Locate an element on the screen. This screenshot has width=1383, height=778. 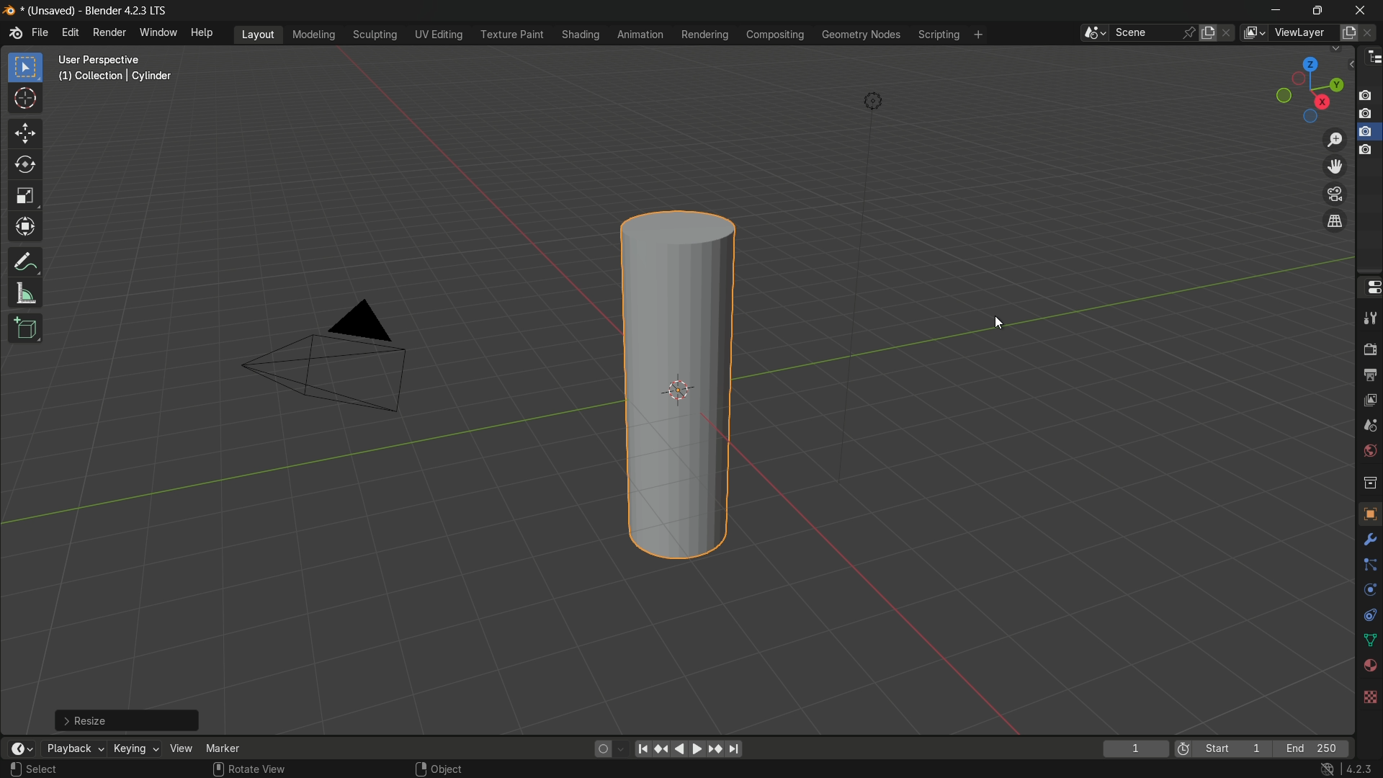
modeling is located at coordinates (313, 34).